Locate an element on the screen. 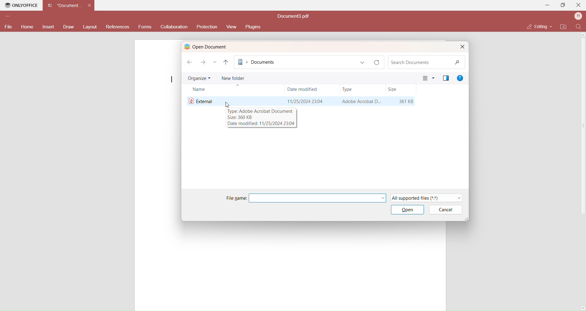 The height and width of the screenshot is (311, 586). recent locations is located at coordinates (215, 62).